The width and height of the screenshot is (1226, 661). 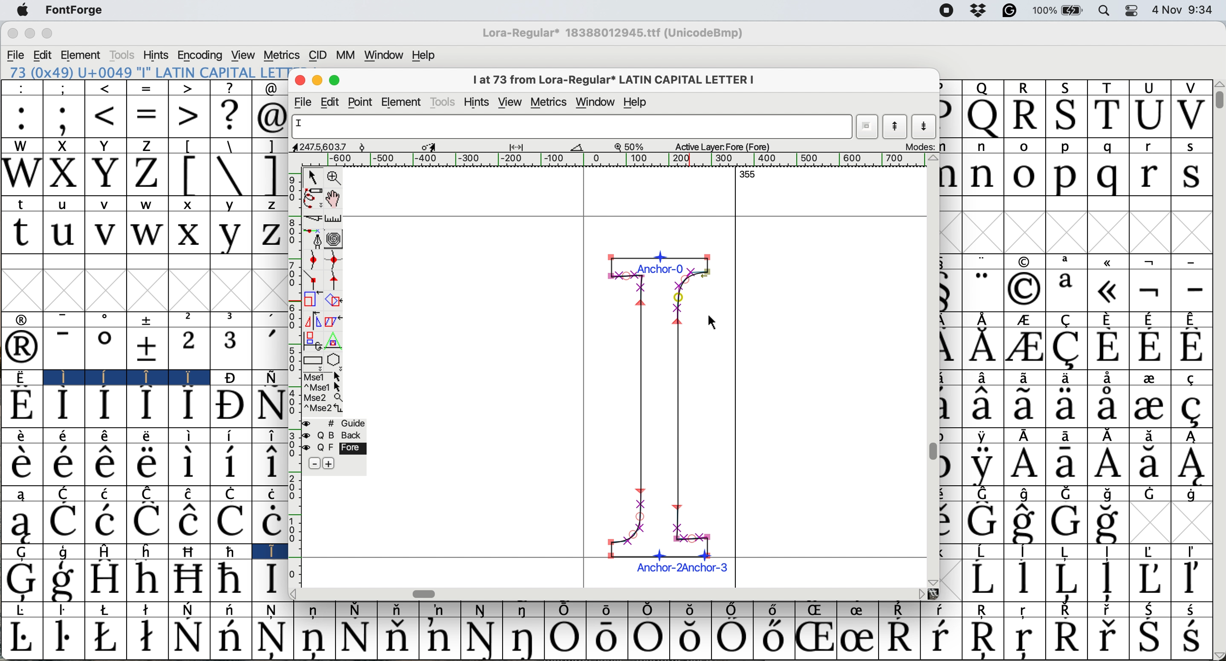 What do you see at coordinates (1025, 88) in the screenshot?
I see `R` at bounding box center [1025, 88].